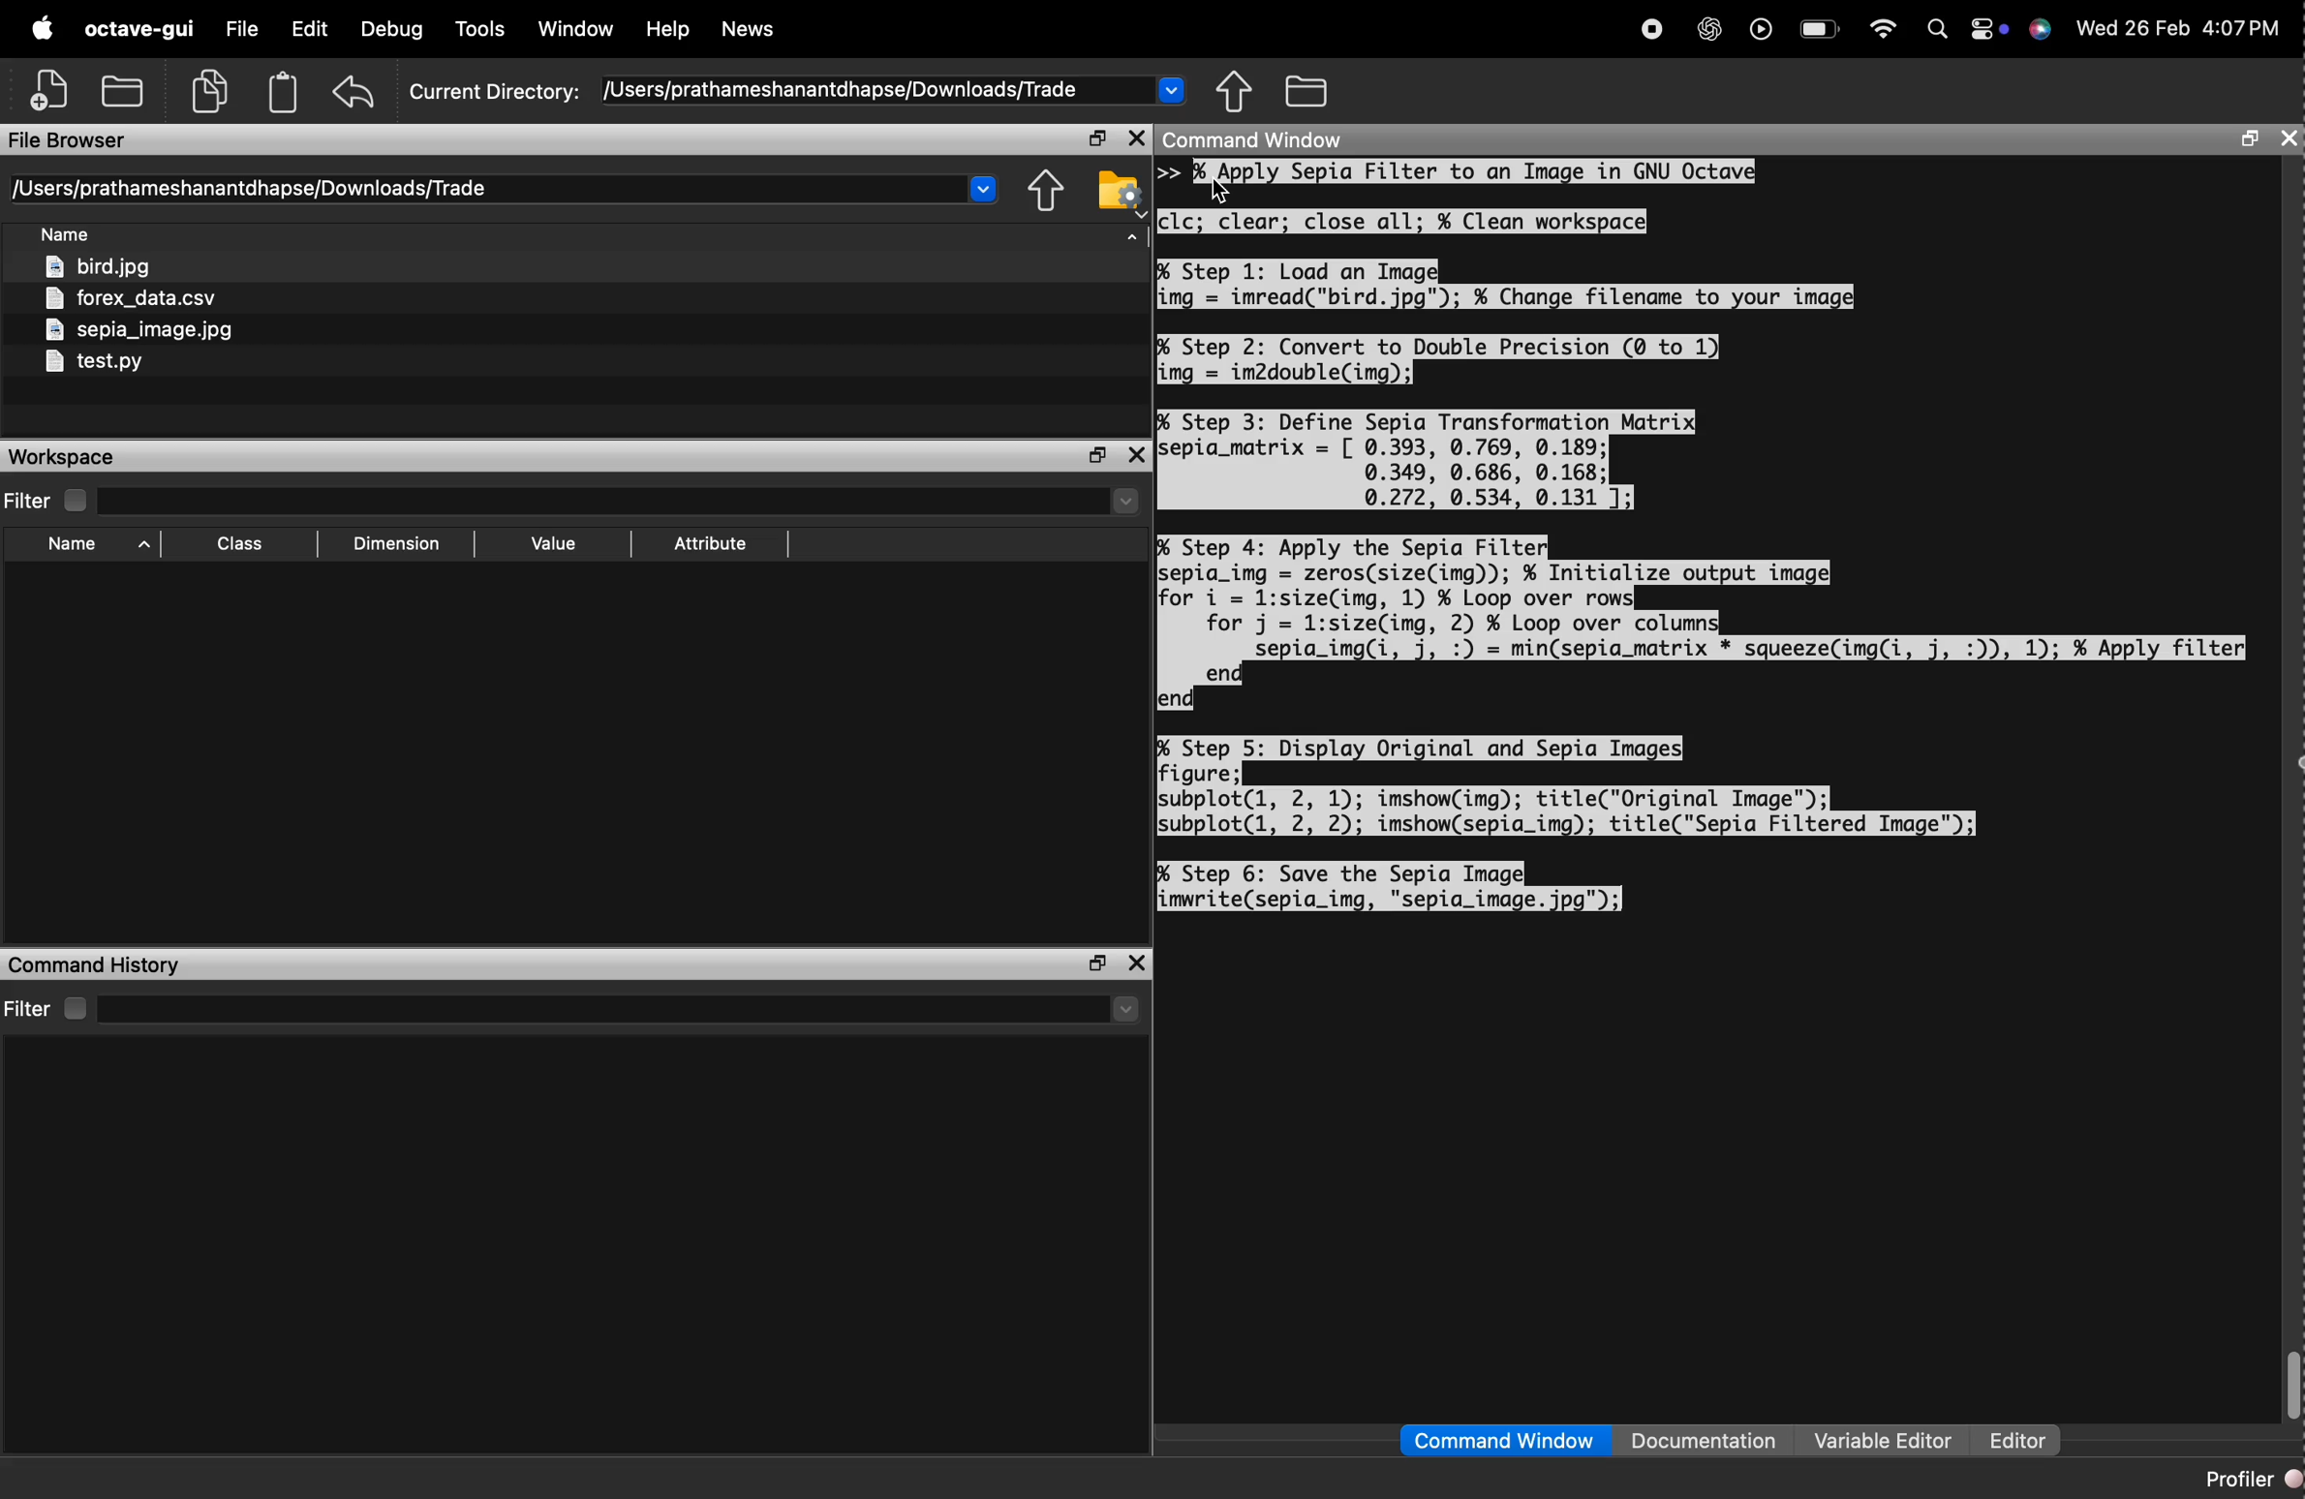 The height and width of the screenshot is (1499, 2305). What do you see at coordinates (1709, 30) in the screenshot?
I see `chatgpt` at bounding box center [1709, 30].